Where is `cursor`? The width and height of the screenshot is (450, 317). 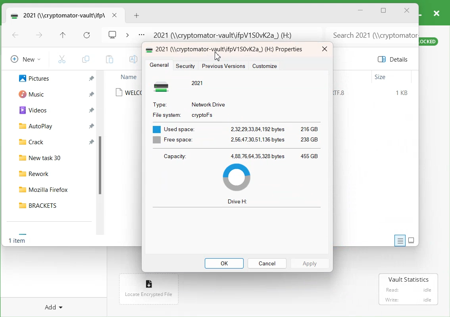
cursor is located at coordinates (219, 55).